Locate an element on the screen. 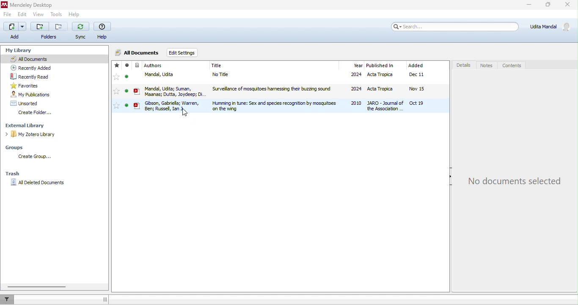 This screenshot has height=305, width=578. my library is located at coordinates (23, 49).